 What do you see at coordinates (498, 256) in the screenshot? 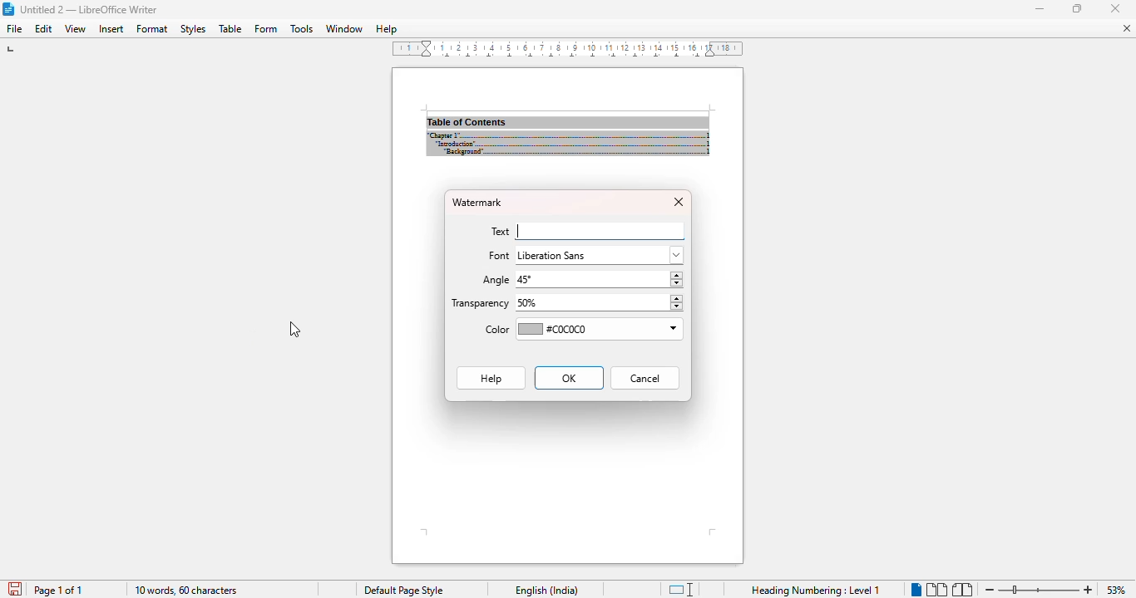
I see `font` at bounding box center [498, 256].